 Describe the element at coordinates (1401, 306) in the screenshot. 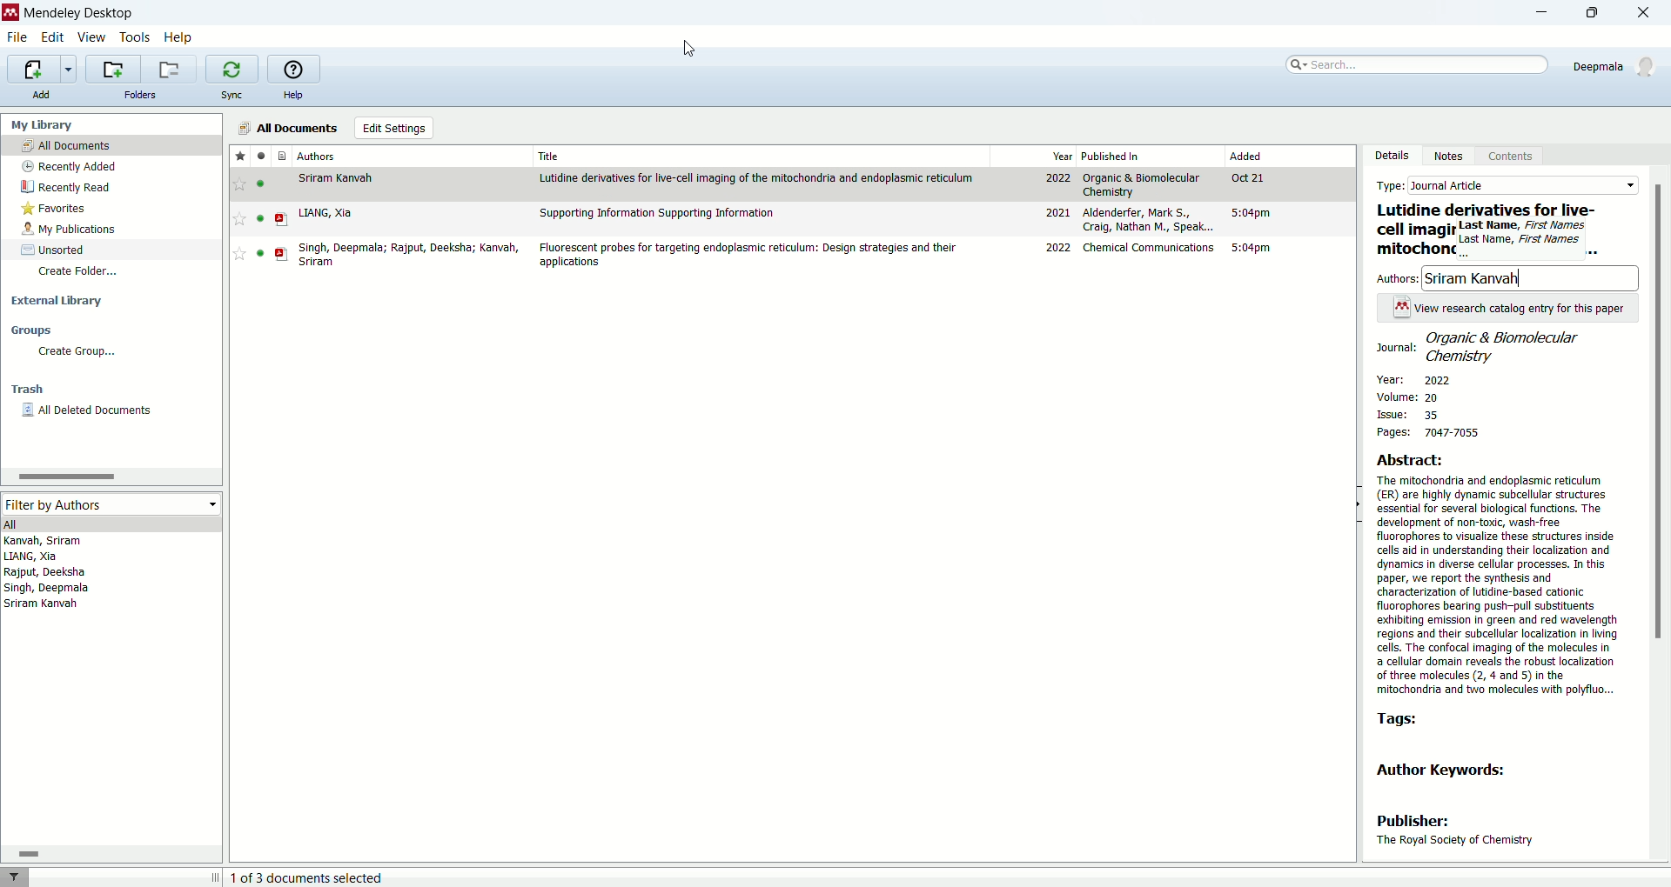

I see `Icon` at that location.